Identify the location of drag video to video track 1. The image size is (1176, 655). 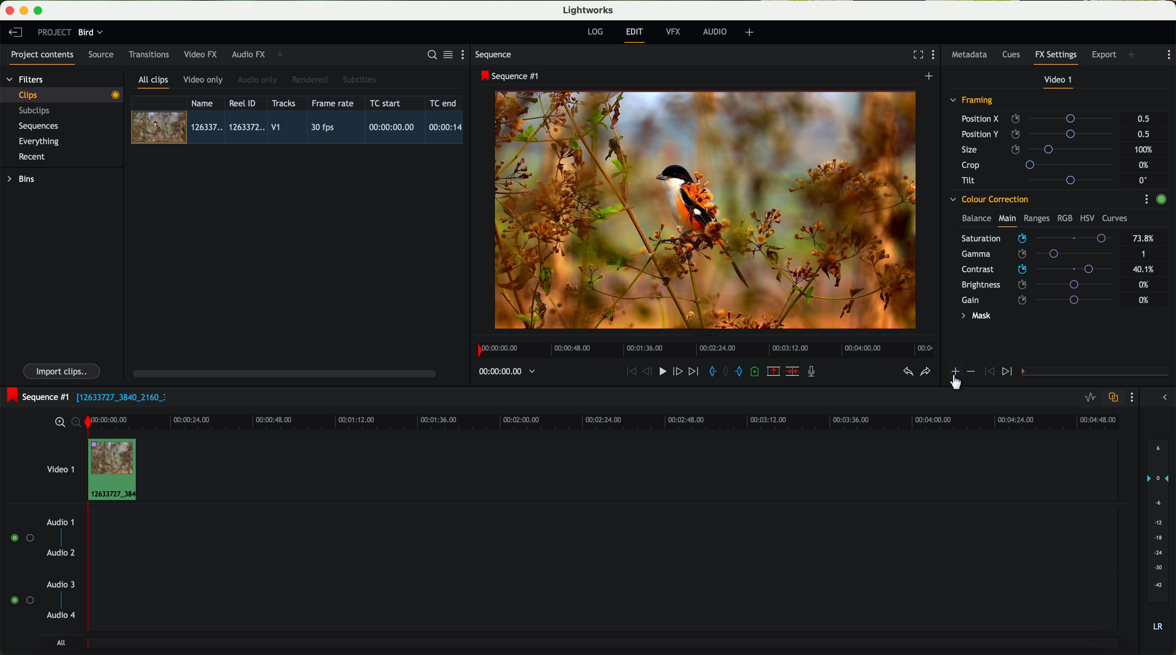
(116, 470).